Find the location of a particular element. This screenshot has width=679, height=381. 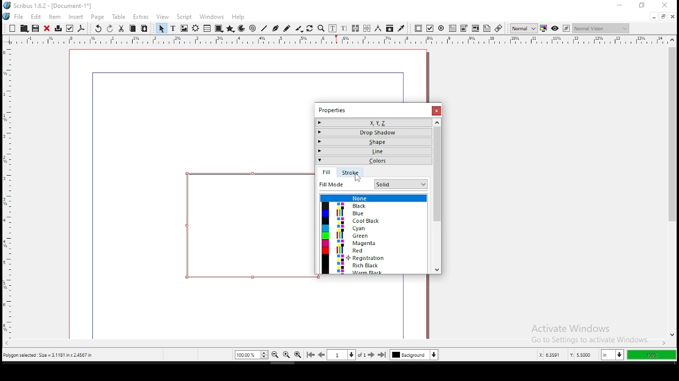

go to last page is located at coordinates (383, 355).